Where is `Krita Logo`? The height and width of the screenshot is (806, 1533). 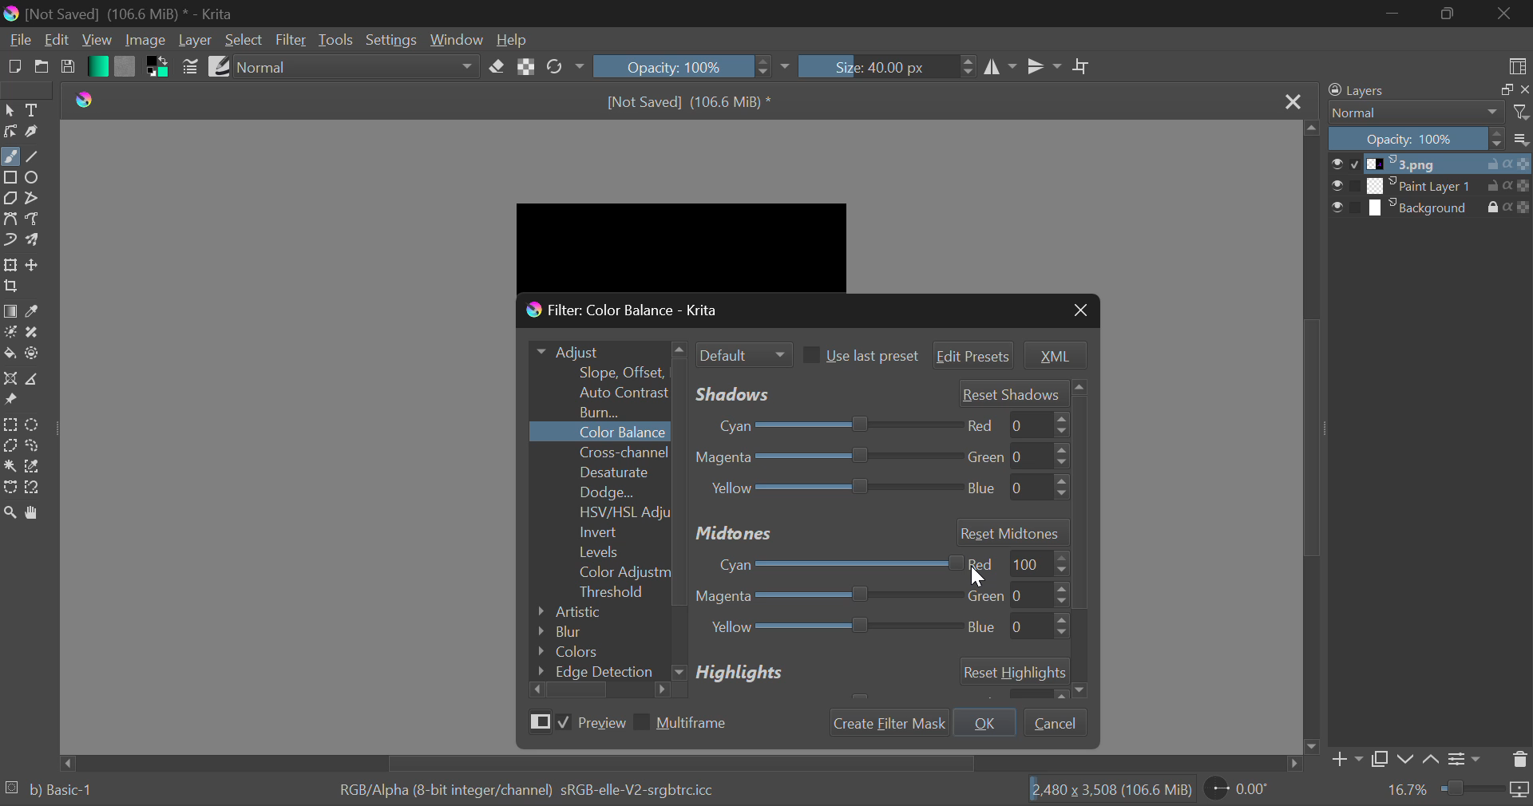 Krita Logo is located at coordinates (85, 98).